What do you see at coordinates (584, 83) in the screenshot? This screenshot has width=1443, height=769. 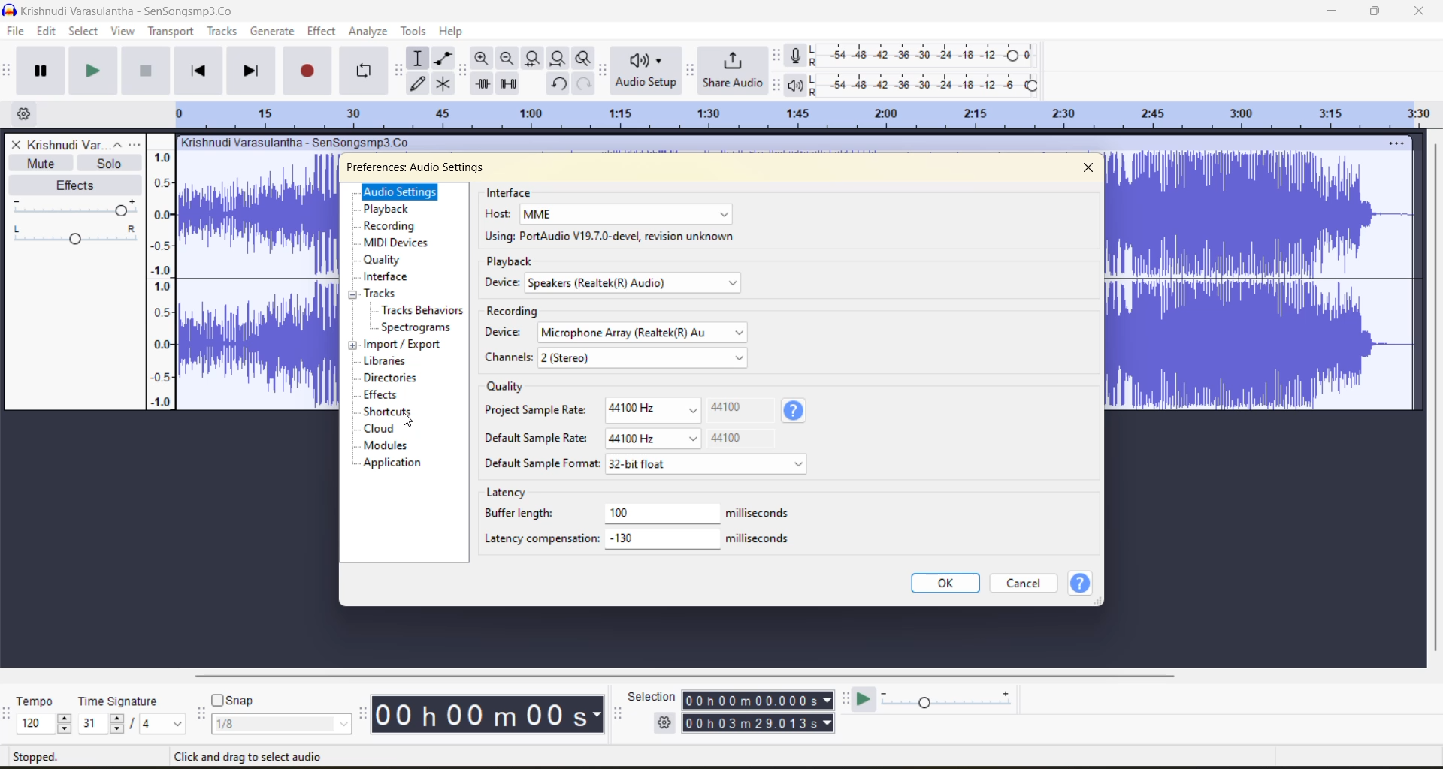 I see `redo` at bounding box center [584, 83].